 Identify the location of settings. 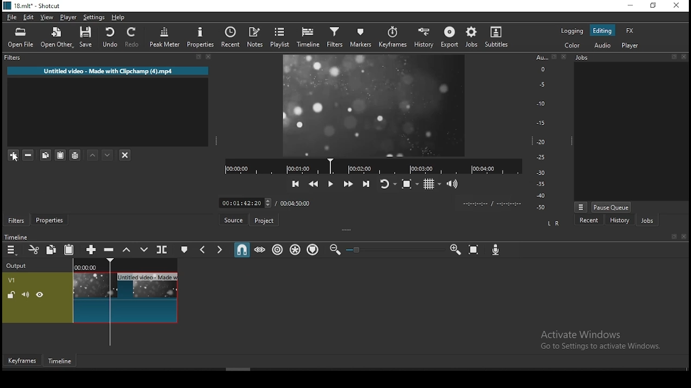
(93, 18).